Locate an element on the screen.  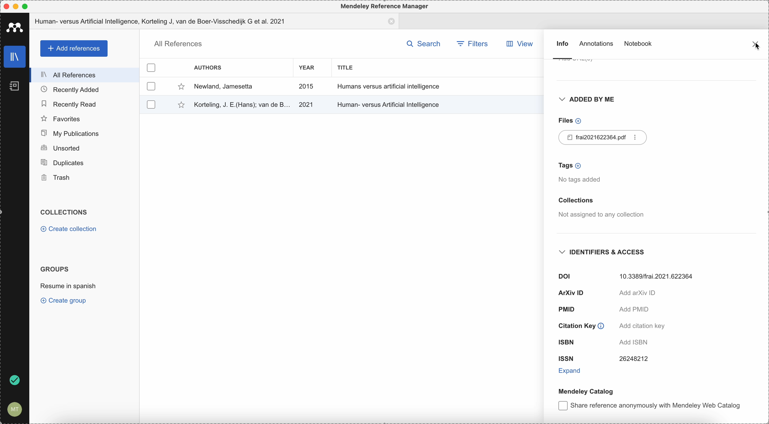
expand is located at coordinates (571, 370).